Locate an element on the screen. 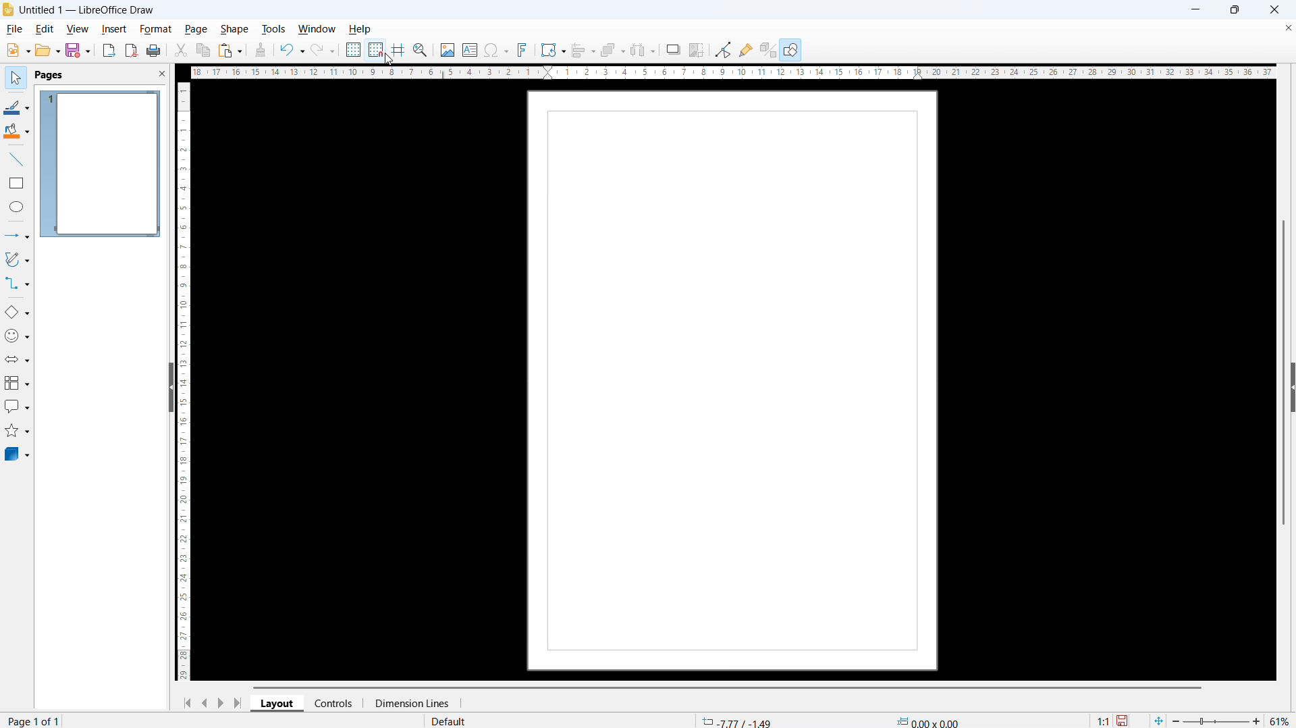 The image size is (1296, 728). redo  is located at coordinates (323, 50).